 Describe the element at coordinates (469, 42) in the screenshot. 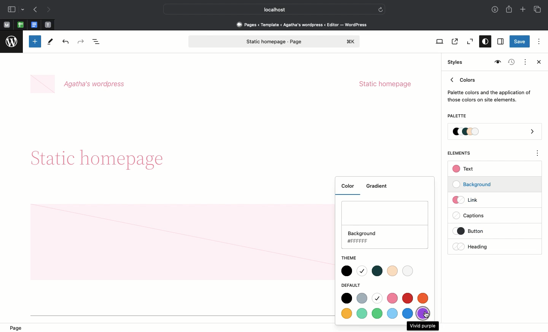

I see `Zoom out` at that location.